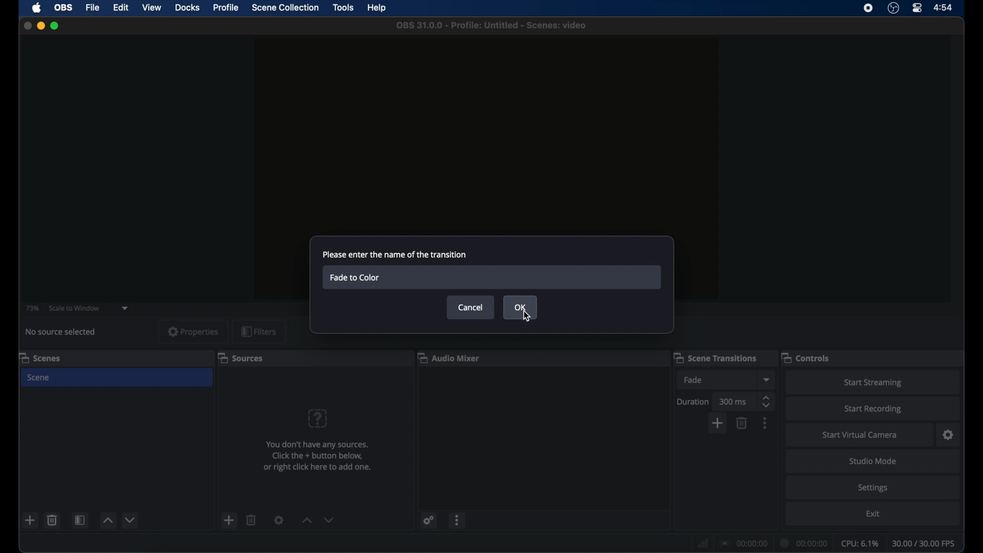 The width and height of the screenshot is (983, 553). I want to click on question mark icon, so click(319, 418).